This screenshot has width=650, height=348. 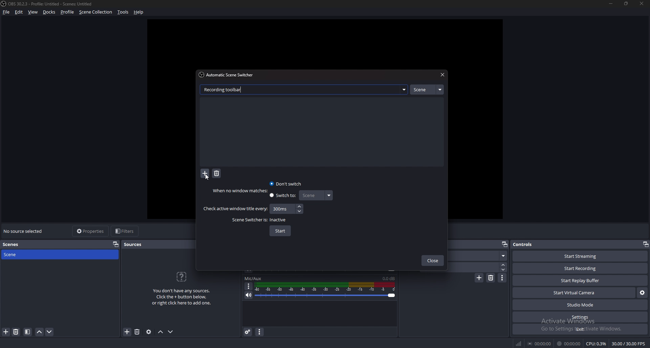 I want to click on time, so click(x=281, y=208).